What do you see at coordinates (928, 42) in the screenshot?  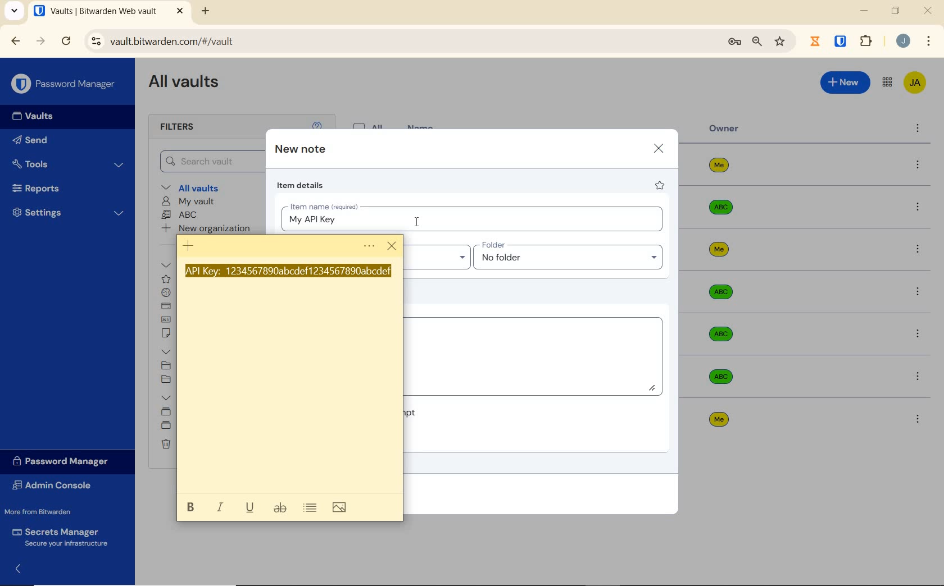 I see `customize Google chrome` at bounding box center [928, 42].